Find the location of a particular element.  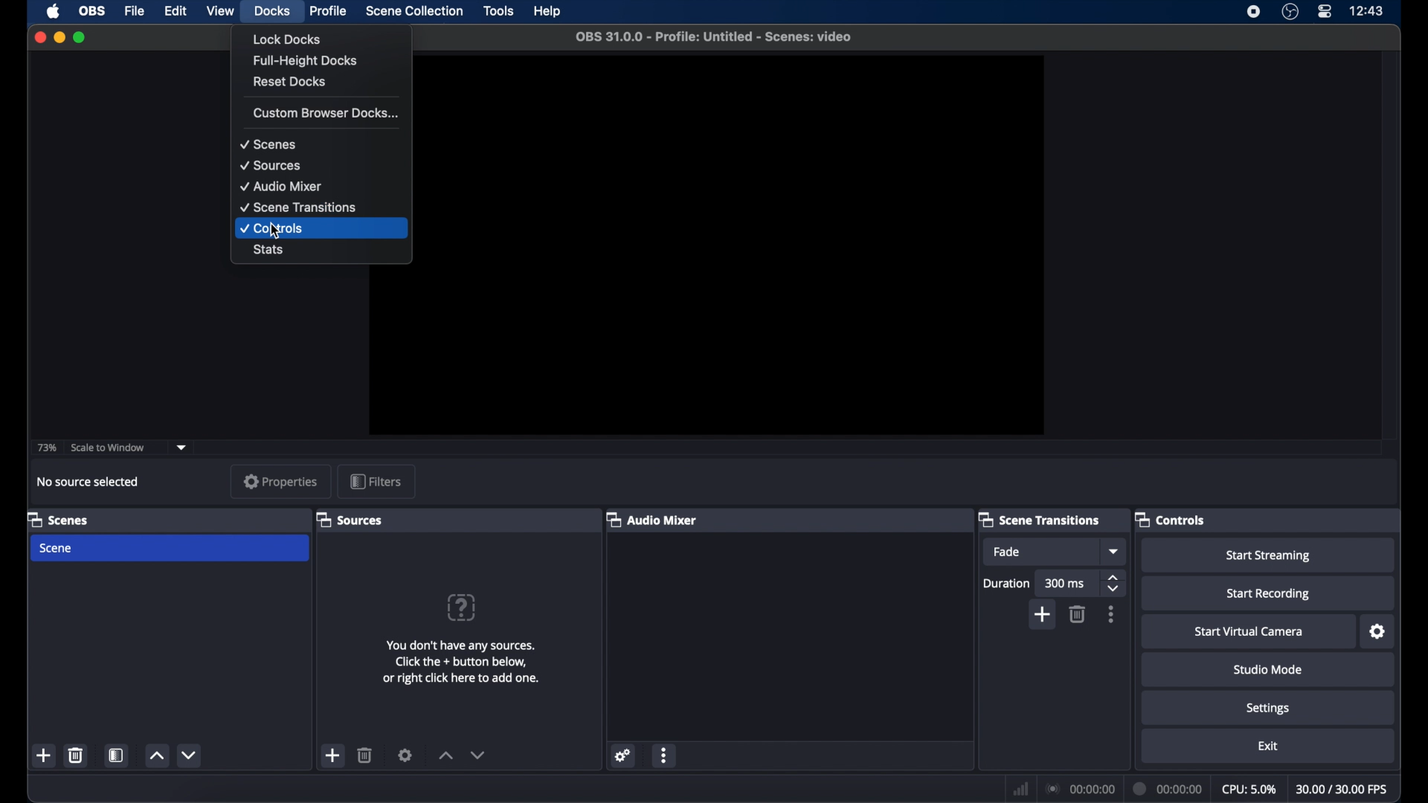

add is located at coordinates (334, 757).